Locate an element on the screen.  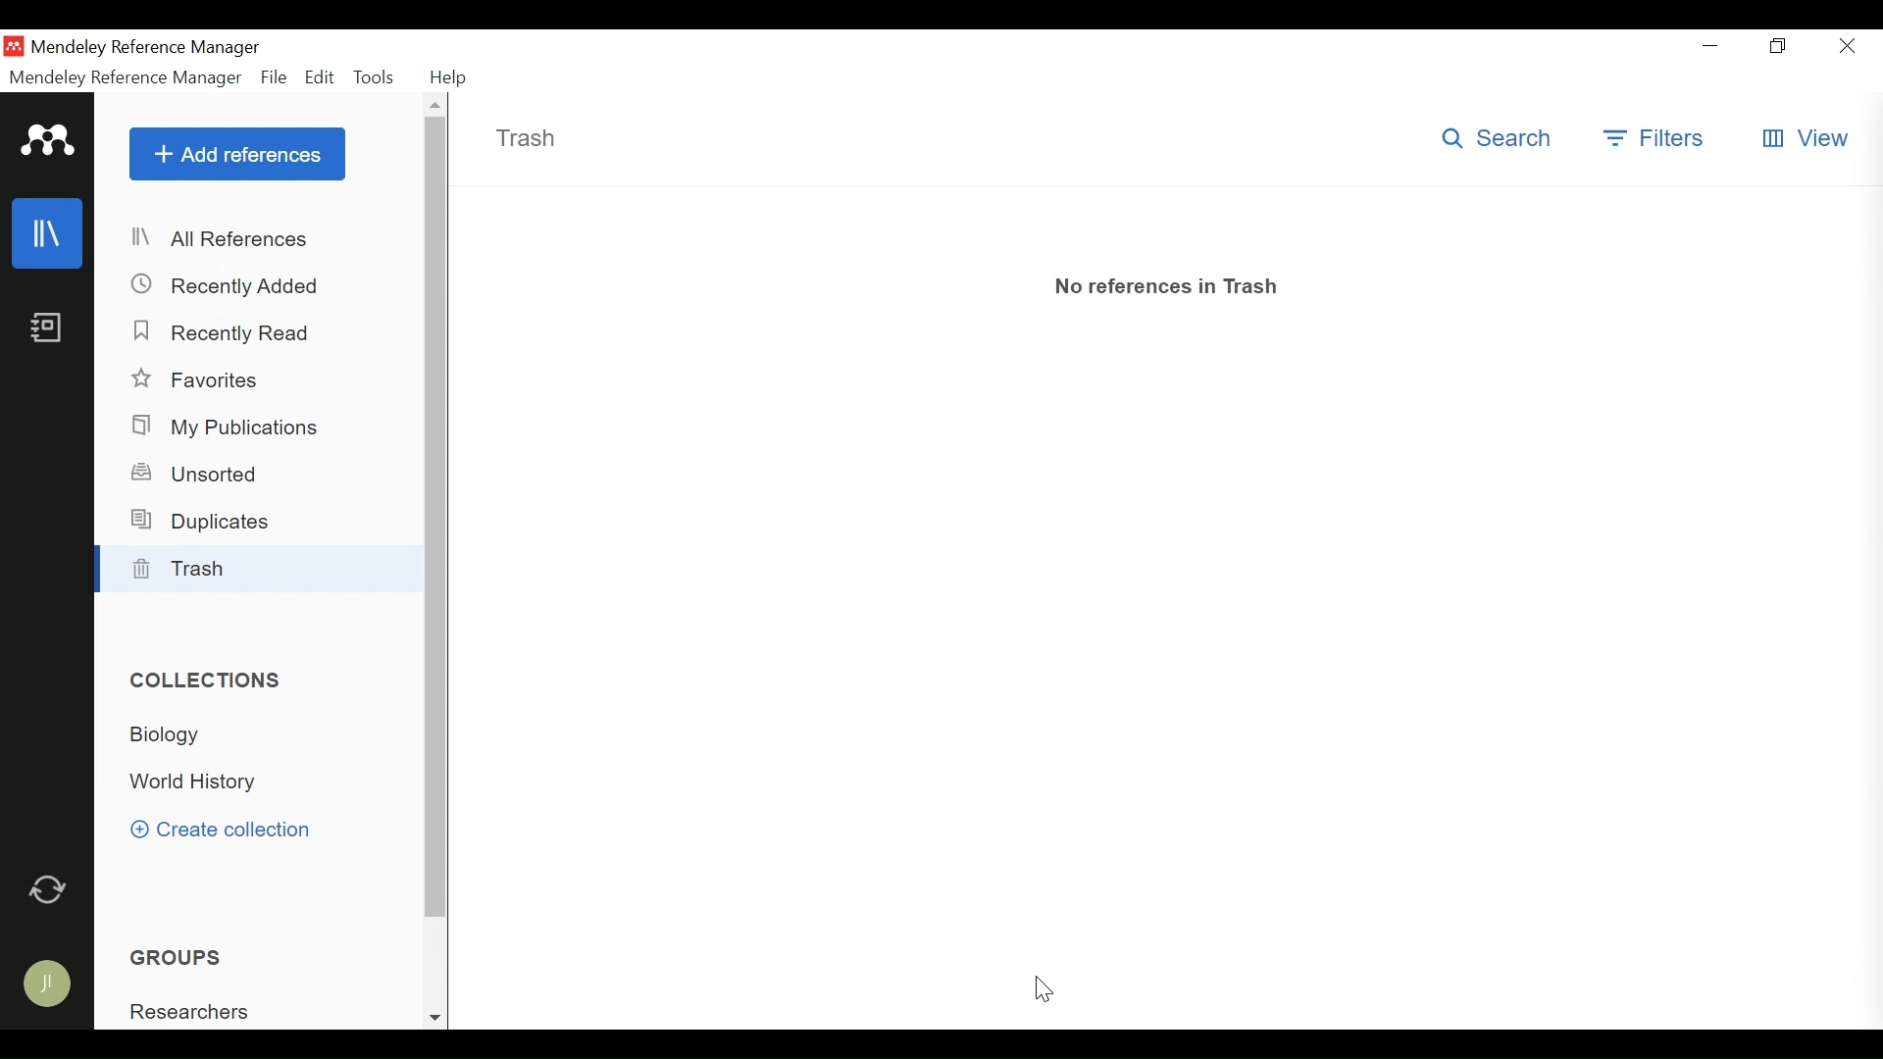
Cursor is located at coordinates (1039, 983).